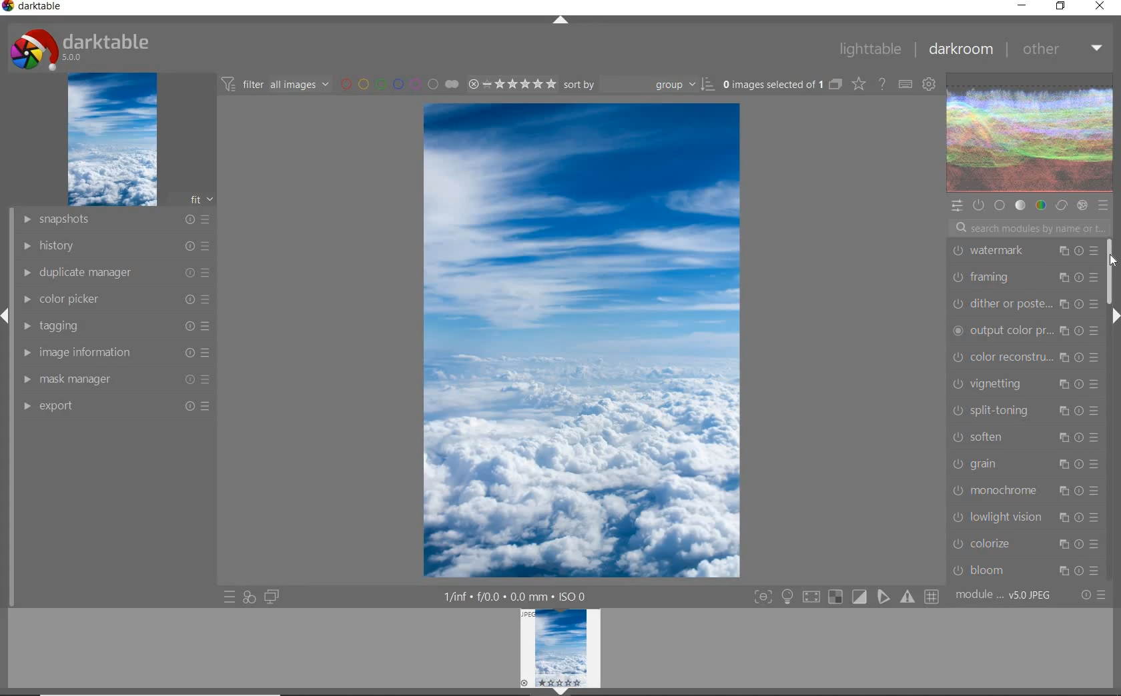 The width and height of the screenshot is (1121, 696). Describe the element at coordinates (637, 85) in the screenshot. I see `sort by group` at that location.